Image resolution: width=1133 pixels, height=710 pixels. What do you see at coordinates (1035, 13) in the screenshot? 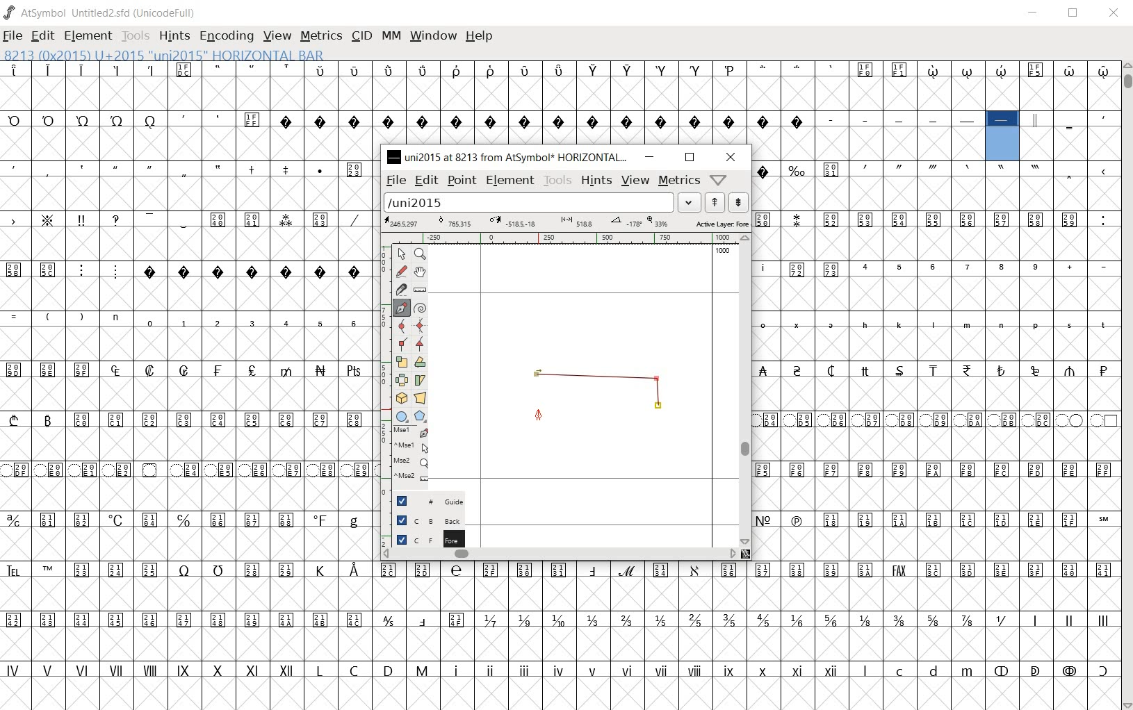
I see `MINIMIZE` at bounding box center [1035, 13].